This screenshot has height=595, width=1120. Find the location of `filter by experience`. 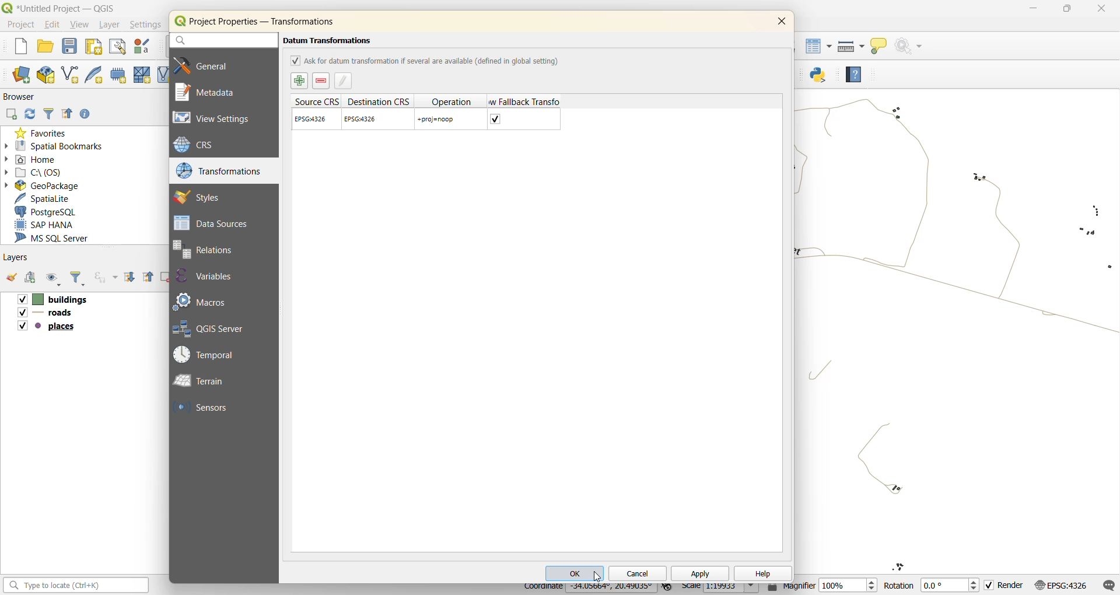

filter by experience is located at coordinates (104, 278).